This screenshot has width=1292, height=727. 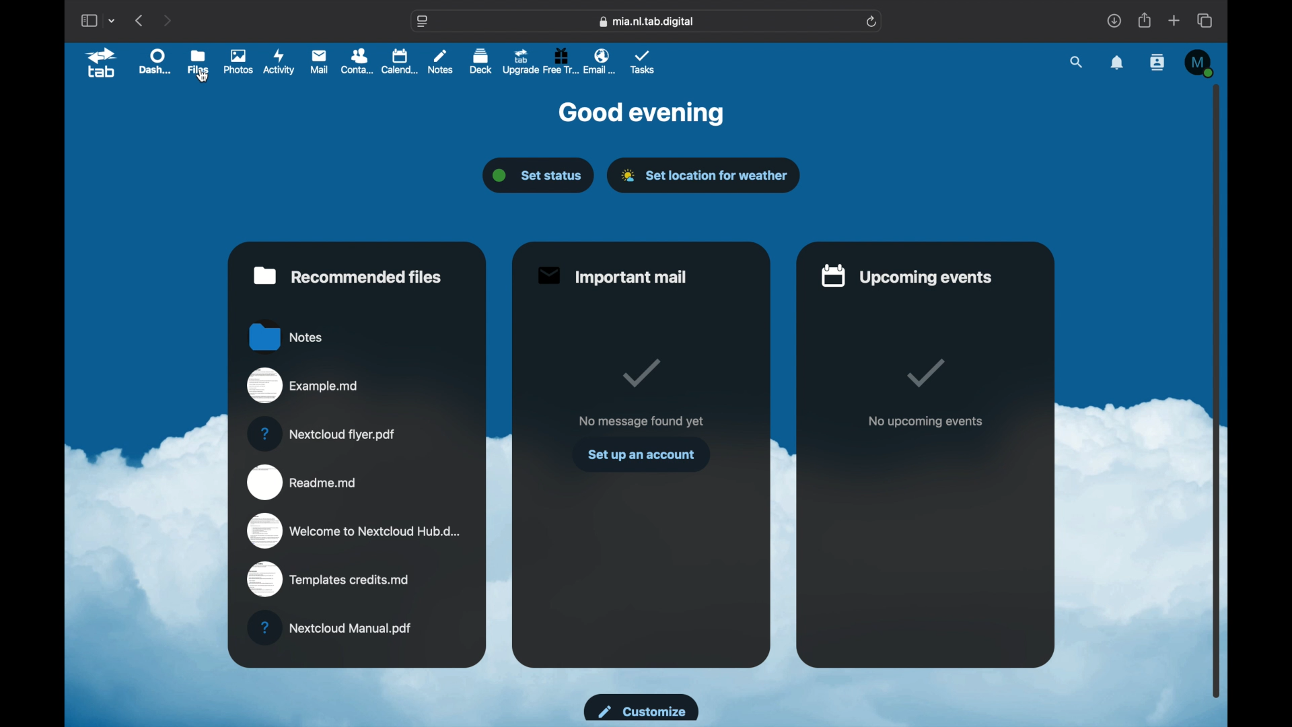 What do you see at coordinates (320, 434) in the screenshot?
I see `nextcloud flyer` at bounding box center [320, 434].